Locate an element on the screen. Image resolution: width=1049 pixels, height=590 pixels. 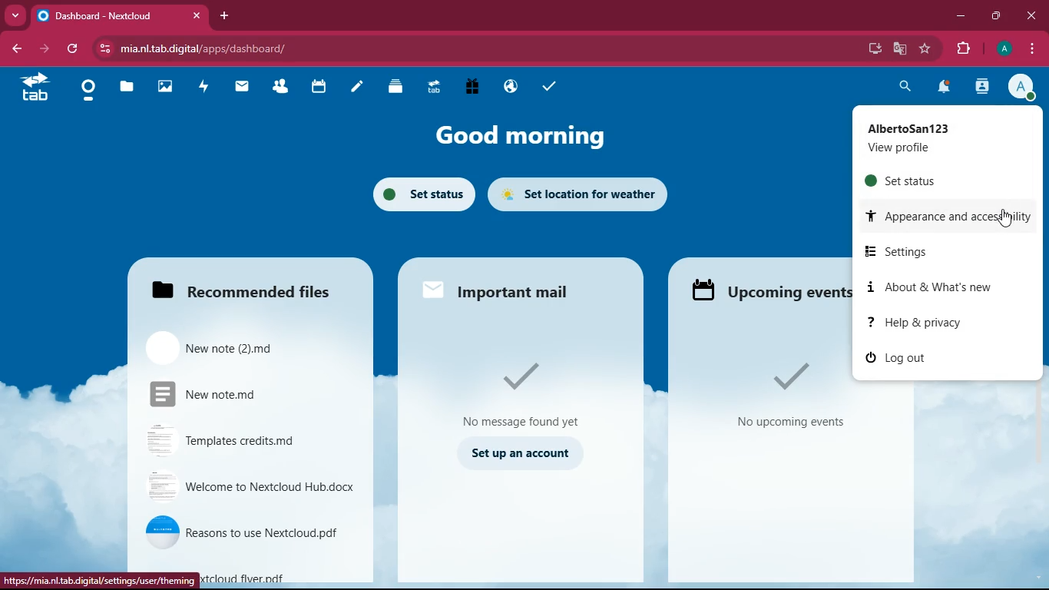
activity is located at coordinates (204, 88).